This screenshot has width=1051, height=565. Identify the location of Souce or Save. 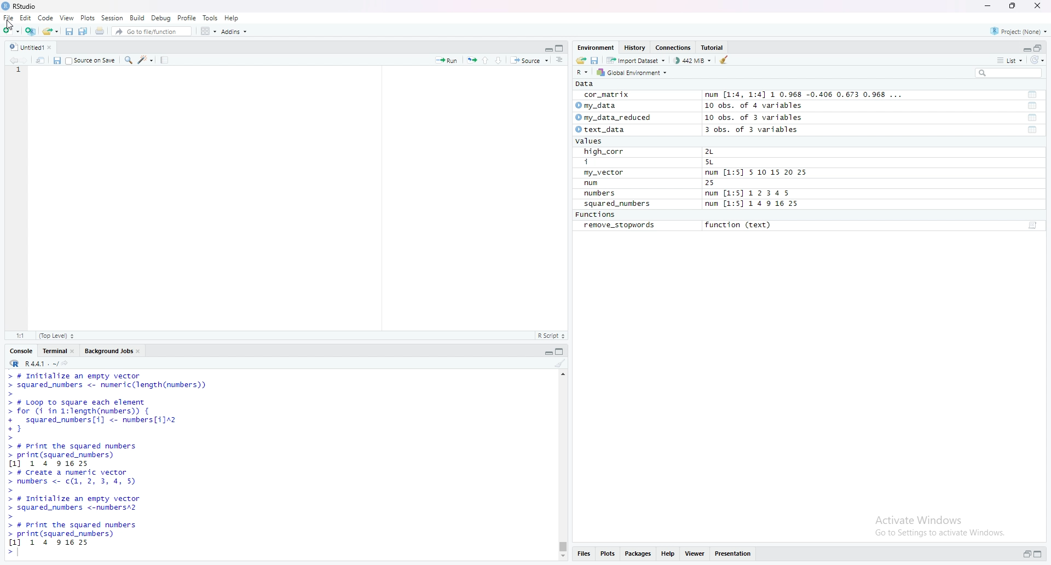
(92, 61).